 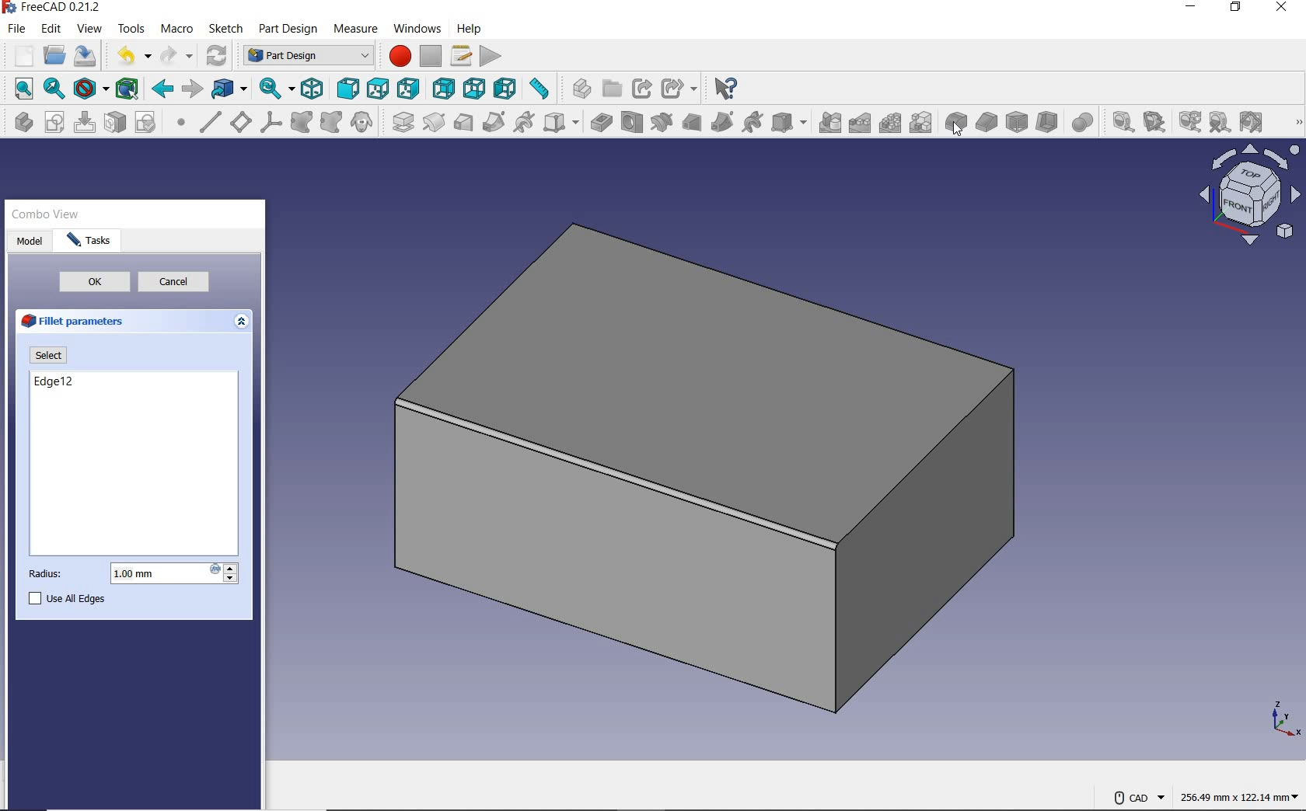 I want to click on ok, so click(x=94, y=283).